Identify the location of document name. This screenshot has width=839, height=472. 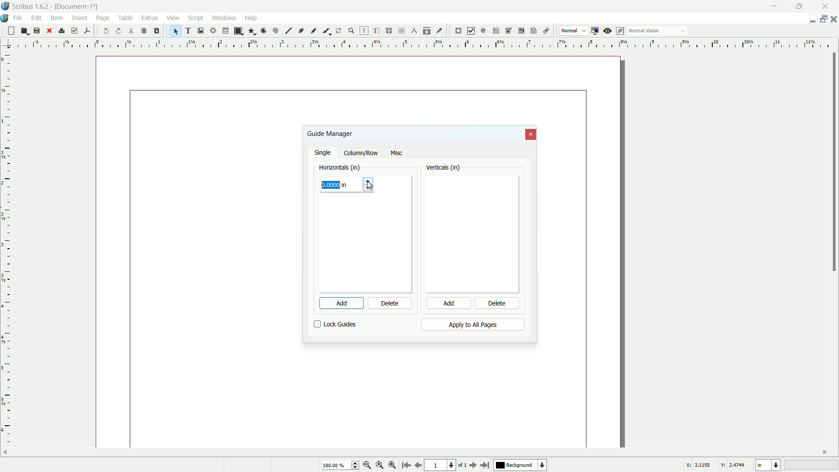
(78, 7).